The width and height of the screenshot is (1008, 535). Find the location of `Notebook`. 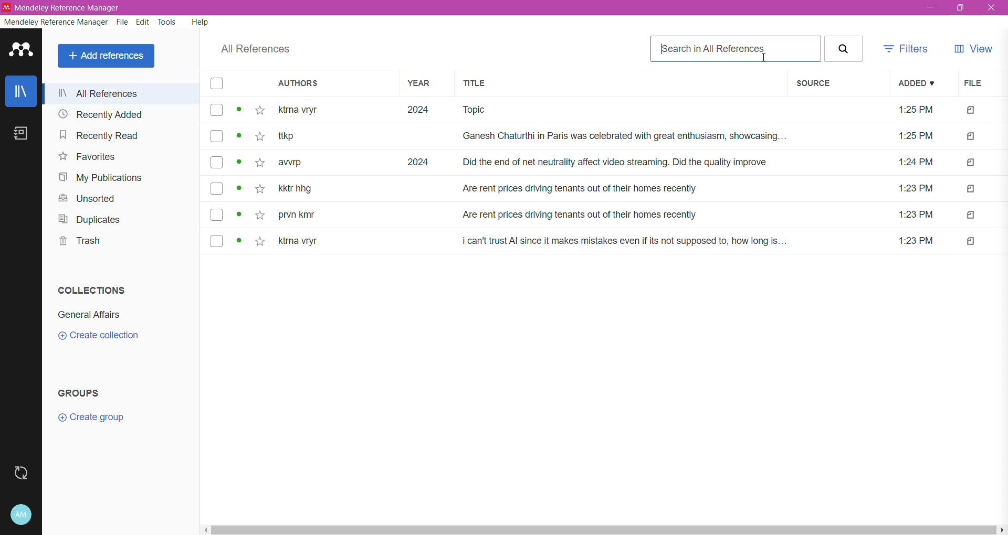

Notebook is located at coordinates (22, 137).